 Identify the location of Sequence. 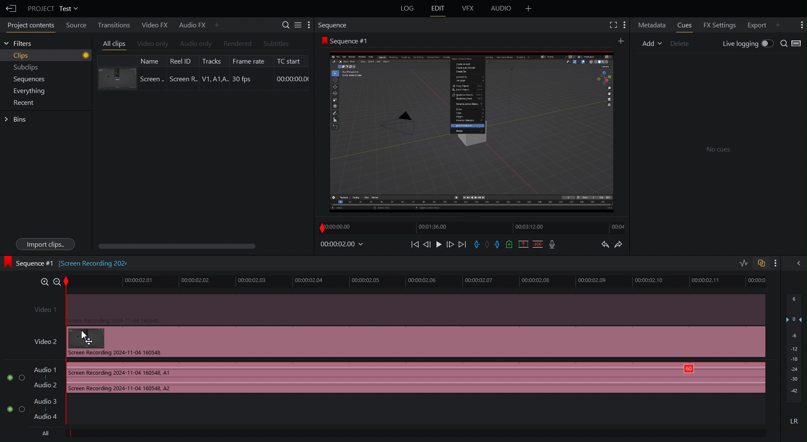
(335, 26).